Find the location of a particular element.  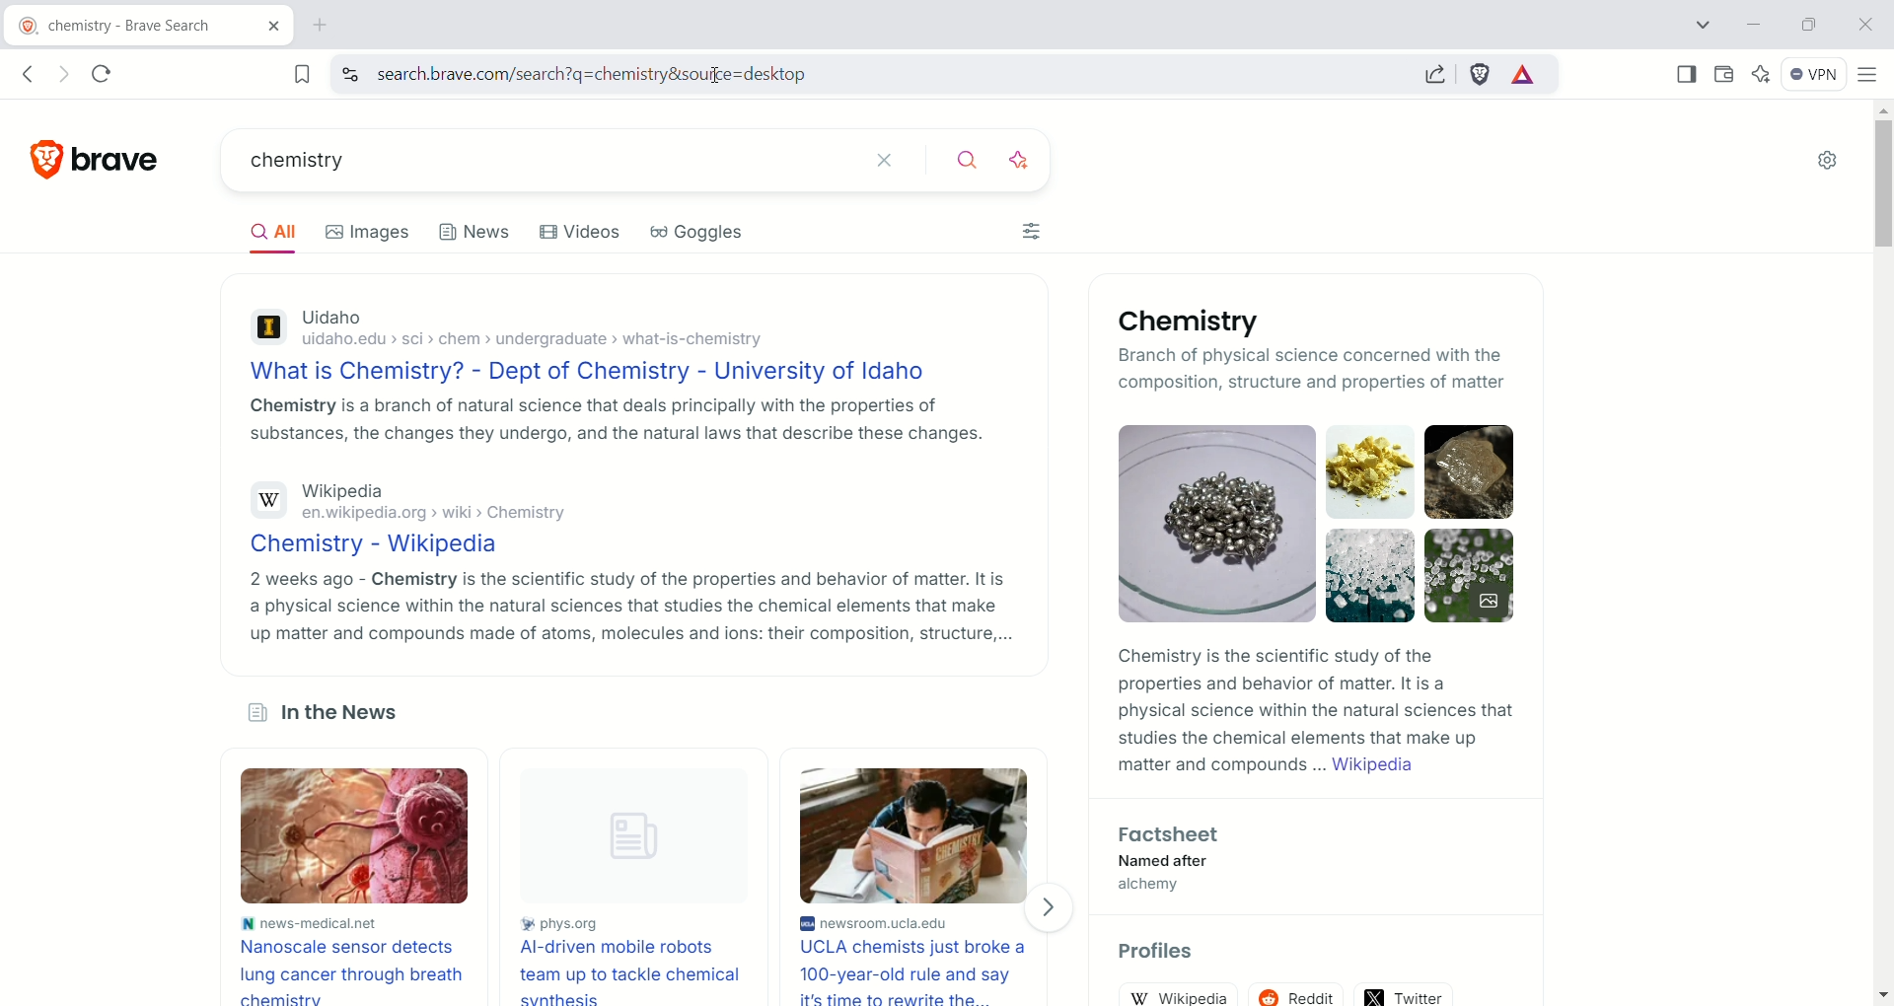

wallet is located at coordinates (1724, 76).